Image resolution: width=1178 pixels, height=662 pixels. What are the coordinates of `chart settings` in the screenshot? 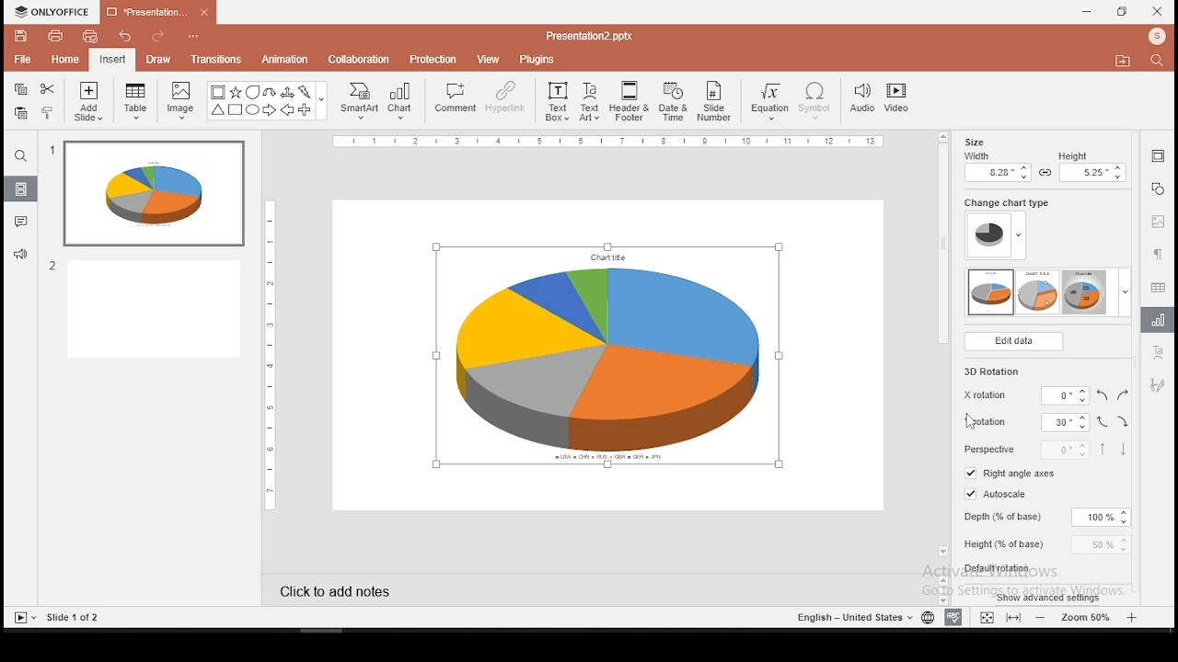 It's located at (1158, 320).